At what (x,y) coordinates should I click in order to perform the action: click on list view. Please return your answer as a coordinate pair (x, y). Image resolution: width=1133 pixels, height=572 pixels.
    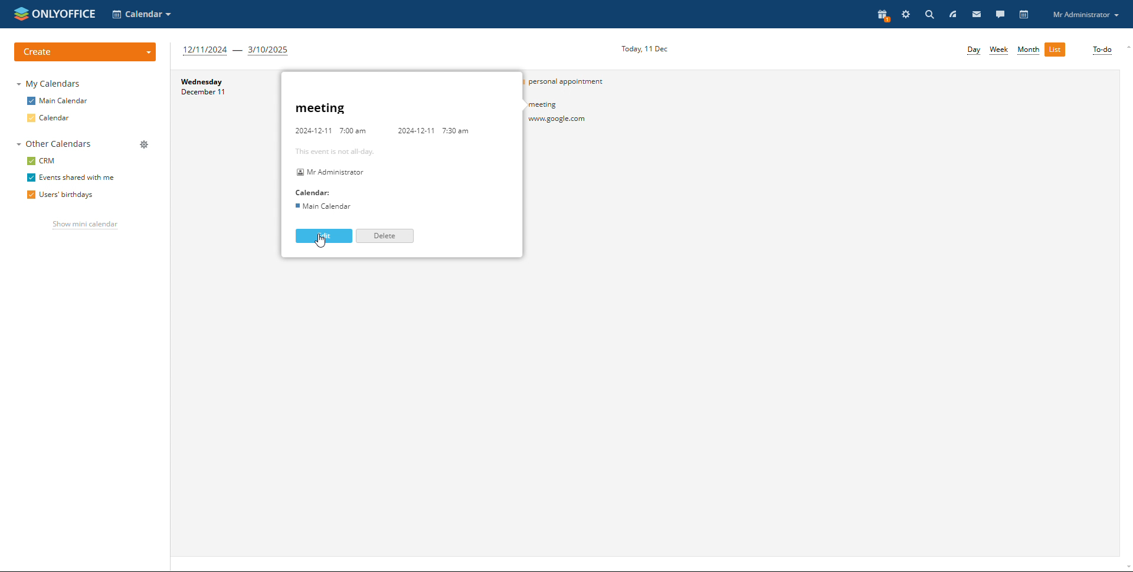
    Looking at the image, I should click on (1055, 50).